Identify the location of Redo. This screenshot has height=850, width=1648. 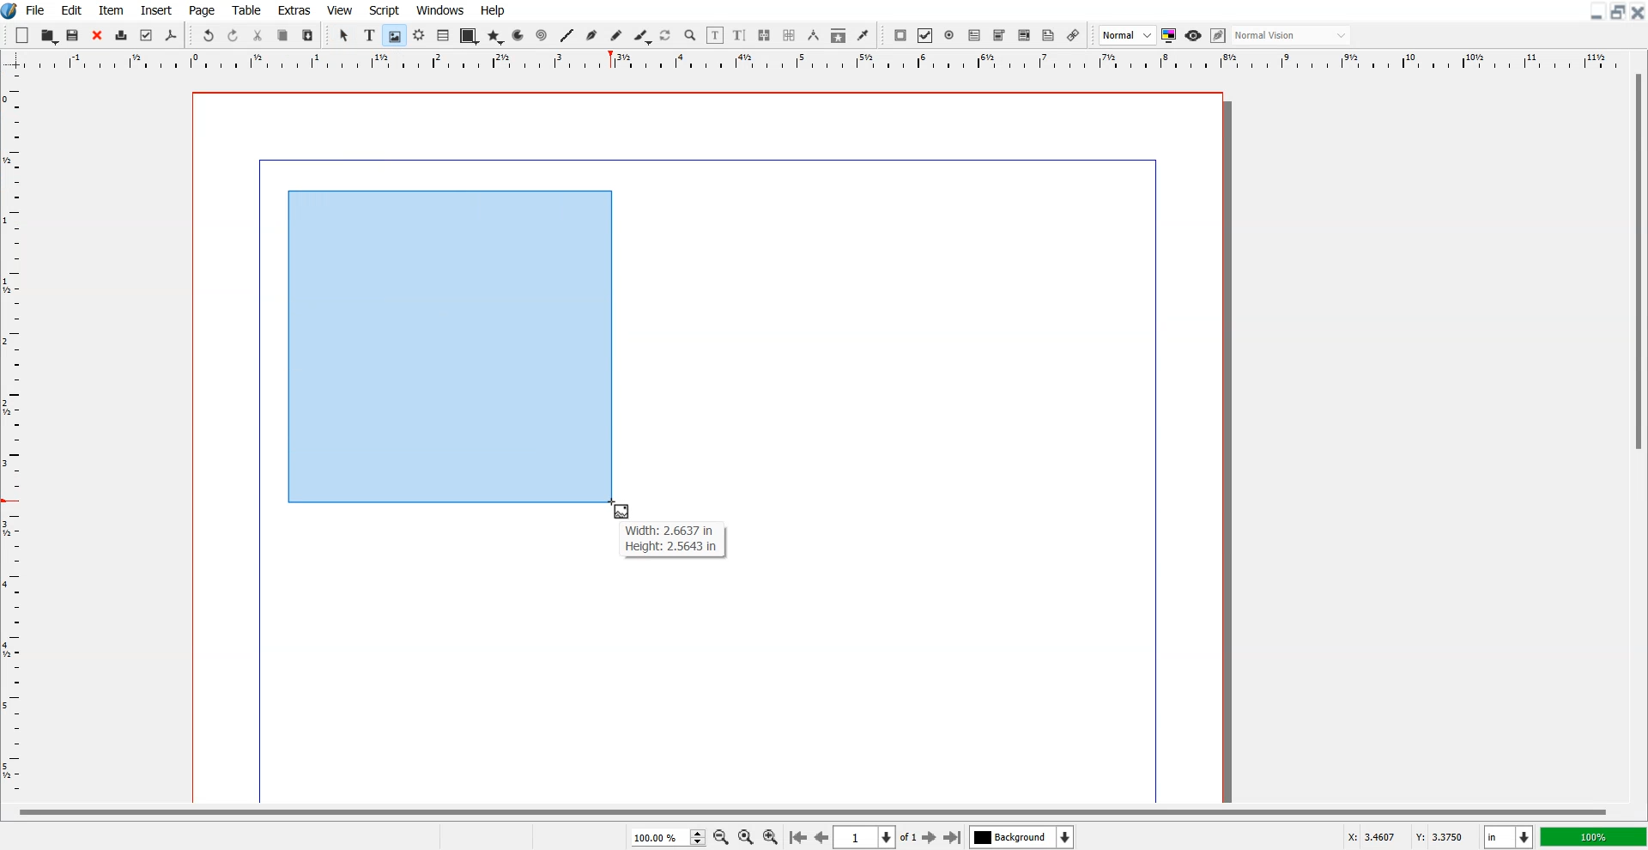
(233, 34).